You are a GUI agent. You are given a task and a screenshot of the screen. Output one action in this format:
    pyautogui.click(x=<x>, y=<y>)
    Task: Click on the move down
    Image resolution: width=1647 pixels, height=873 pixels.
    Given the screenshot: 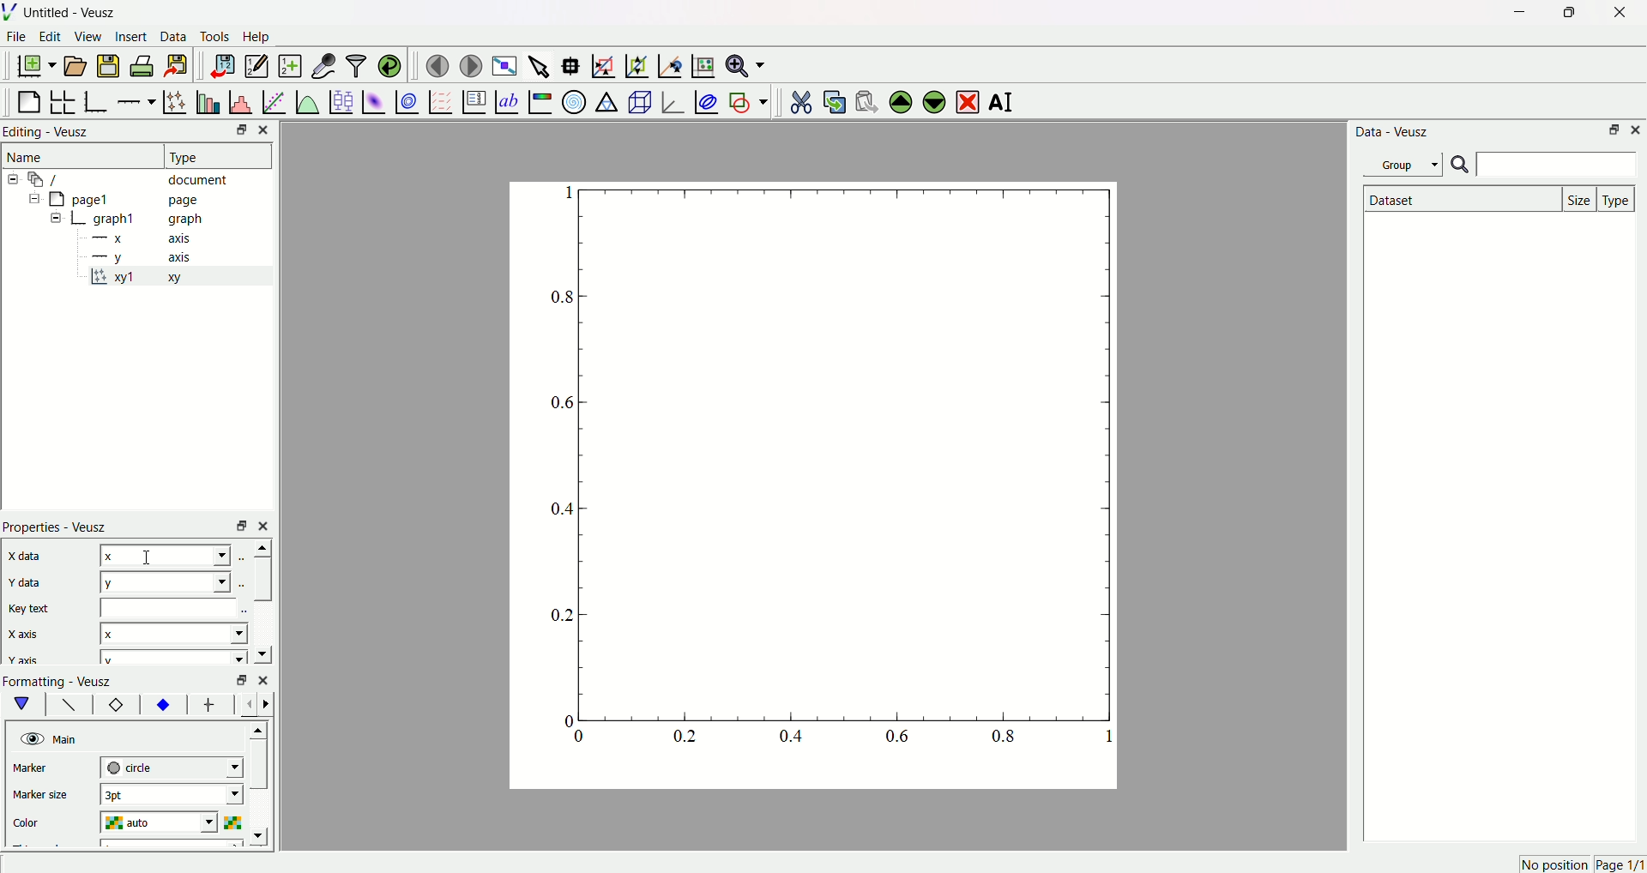 What is the action you would take?
    pyautogui.click(x=262, y=836)
    